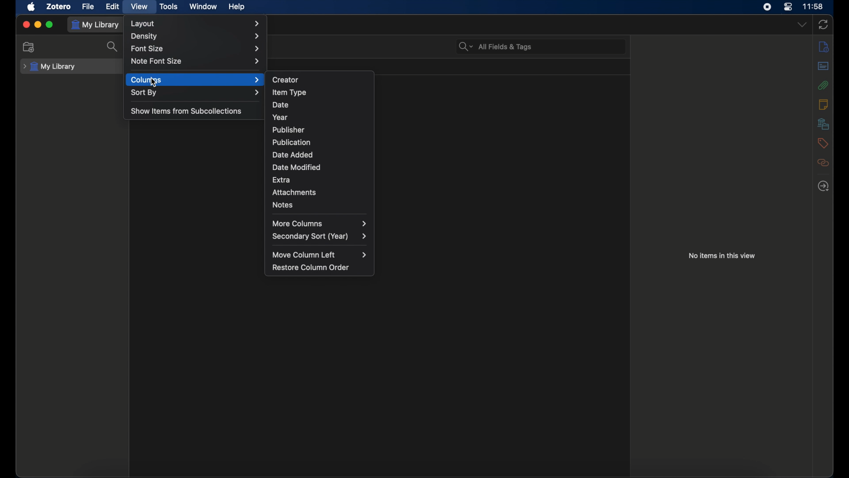 The width and height of the screenshot is (849, 478). What do you see at coordinates (813, 7) in the screenshot?
I see `time` at bounding box center [813, 7].